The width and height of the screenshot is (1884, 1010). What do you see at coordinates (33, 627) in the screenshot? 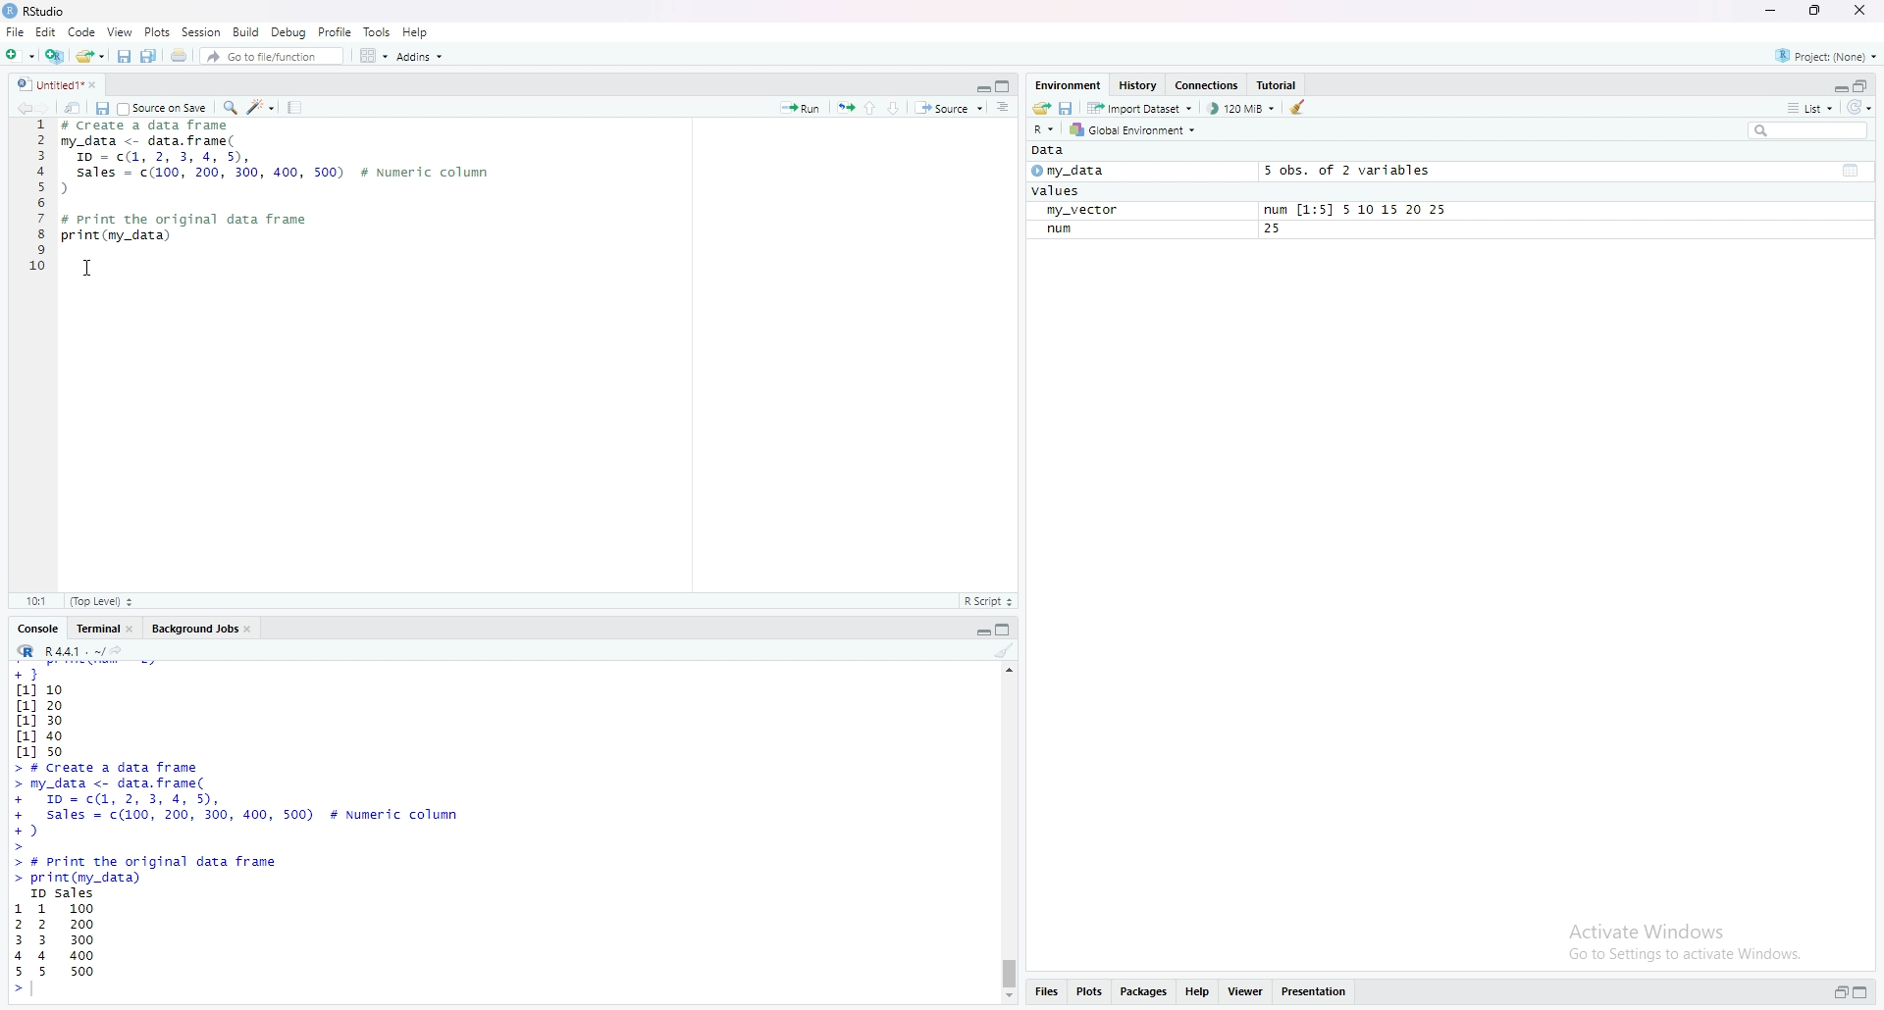
I see `console` at bounding box center [33, 627].